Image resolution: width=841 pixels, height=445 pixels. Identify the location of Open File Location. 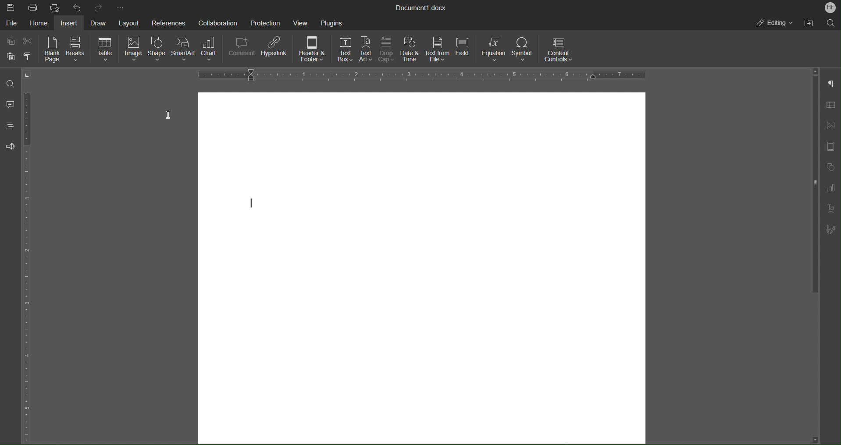
(812, 23).